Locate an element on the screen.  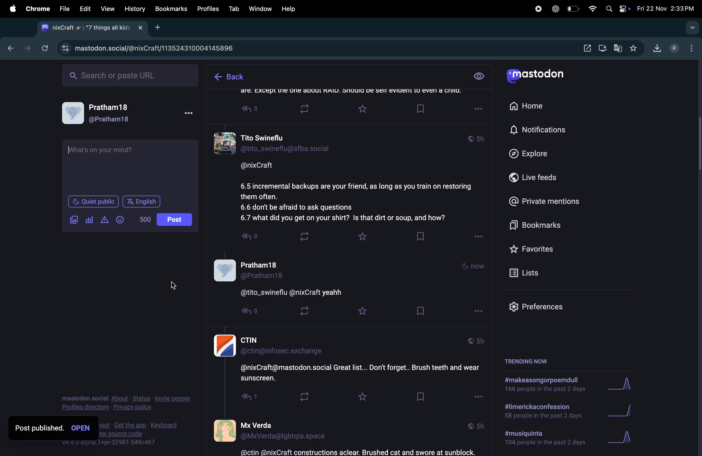
book marks is located at coordinates (551, 226).